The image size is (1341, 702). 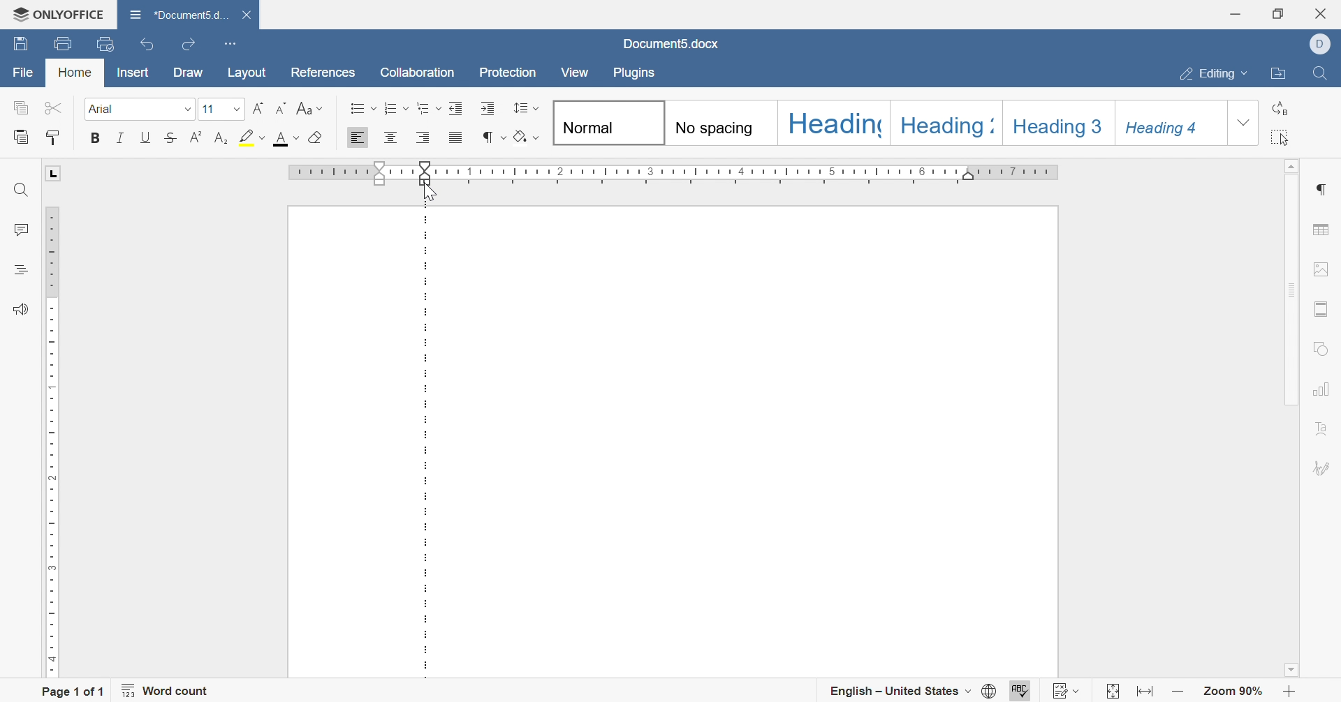 What do you see at coordinates (1289, 670) in the screenshot?
I see `scroll down` at bounding box center [1289, 670].